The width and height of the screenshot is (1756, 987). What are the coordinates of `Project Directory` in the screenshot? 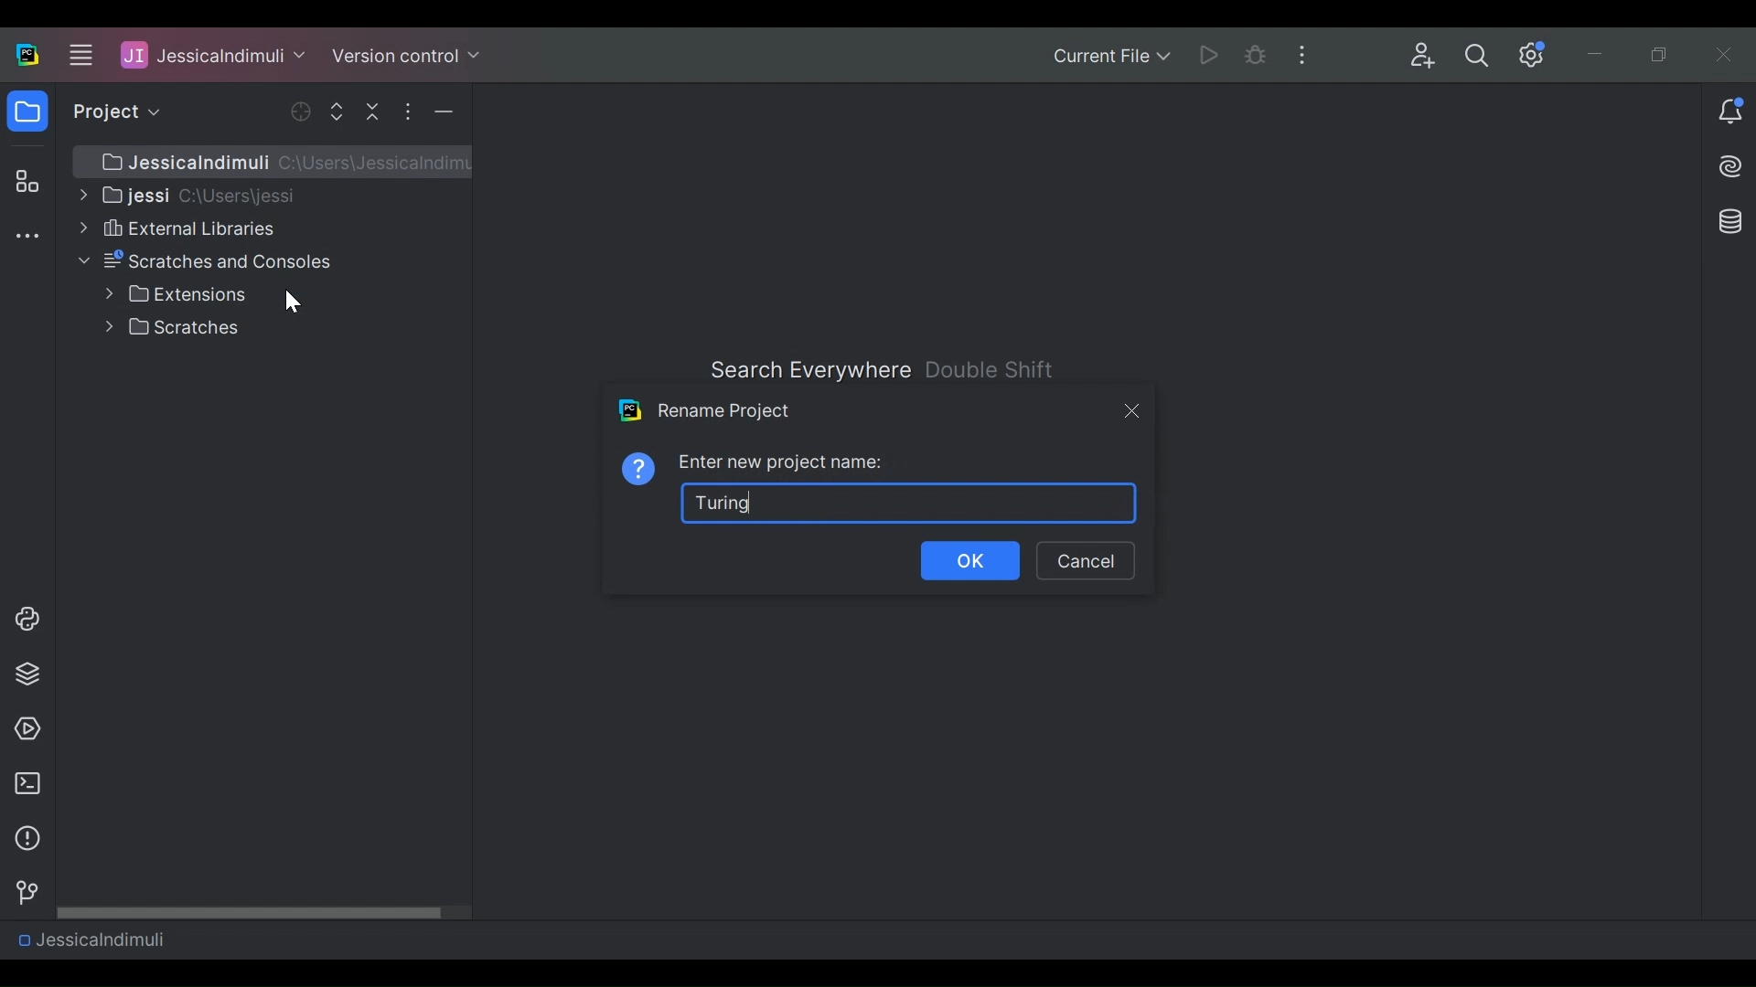 It's located at (186, 194).